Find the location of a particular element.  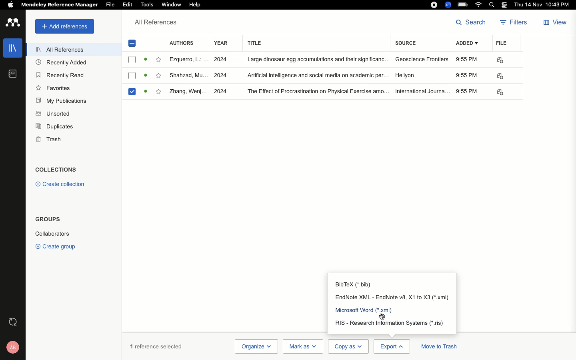

Trash is located at coordinates (49, 139).